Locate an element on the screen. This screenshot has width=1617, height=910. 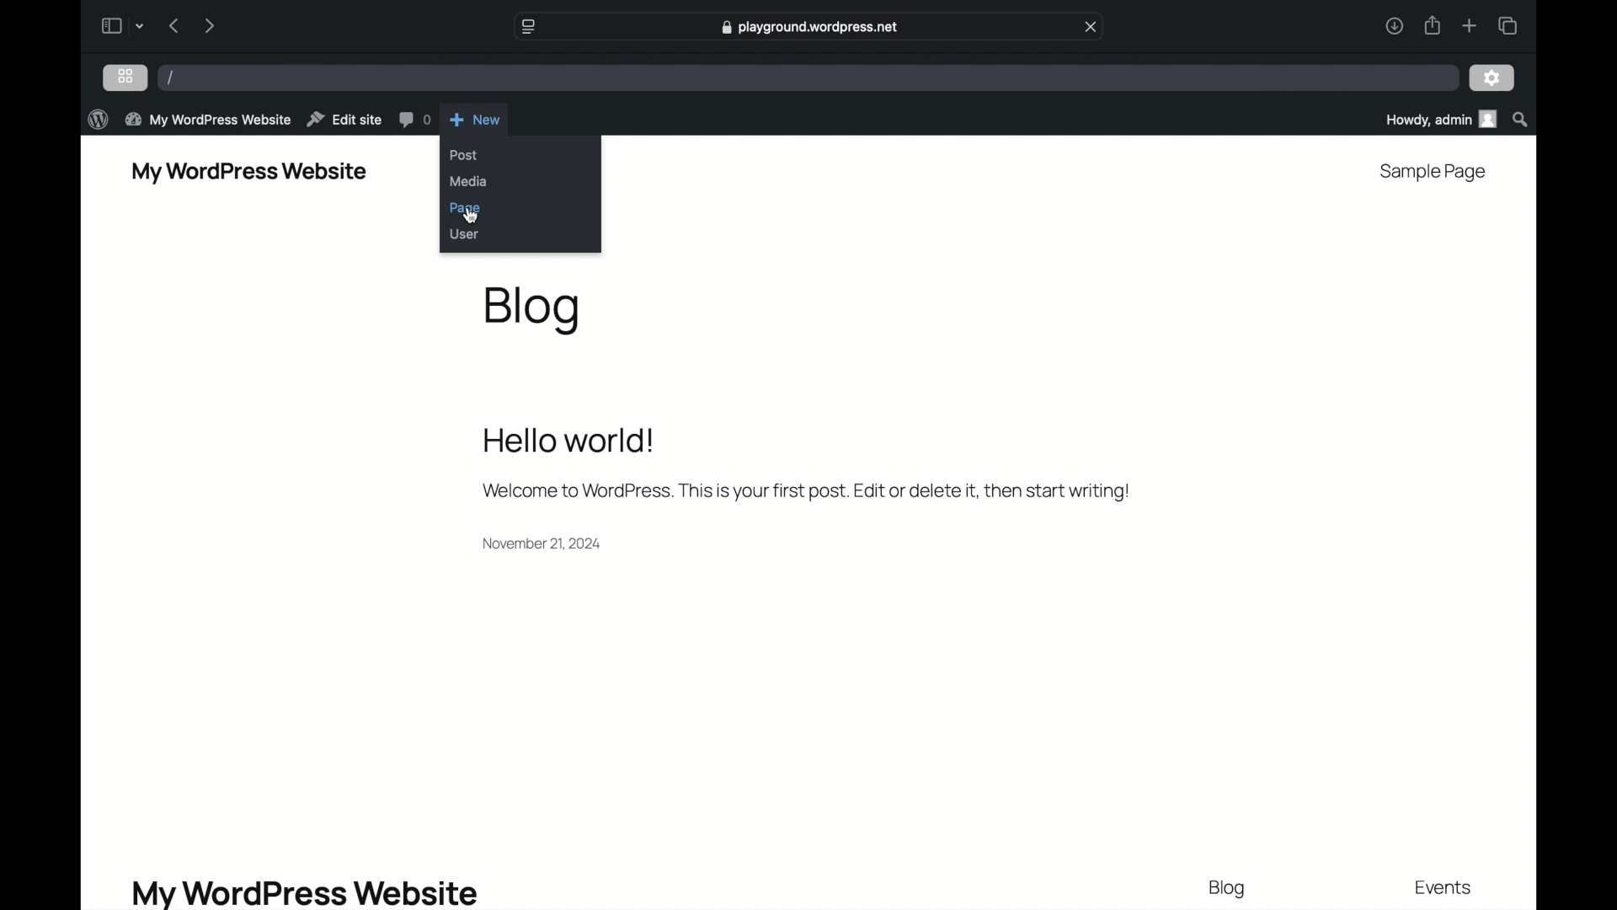
downloads is located at coordinates (1394, 25).